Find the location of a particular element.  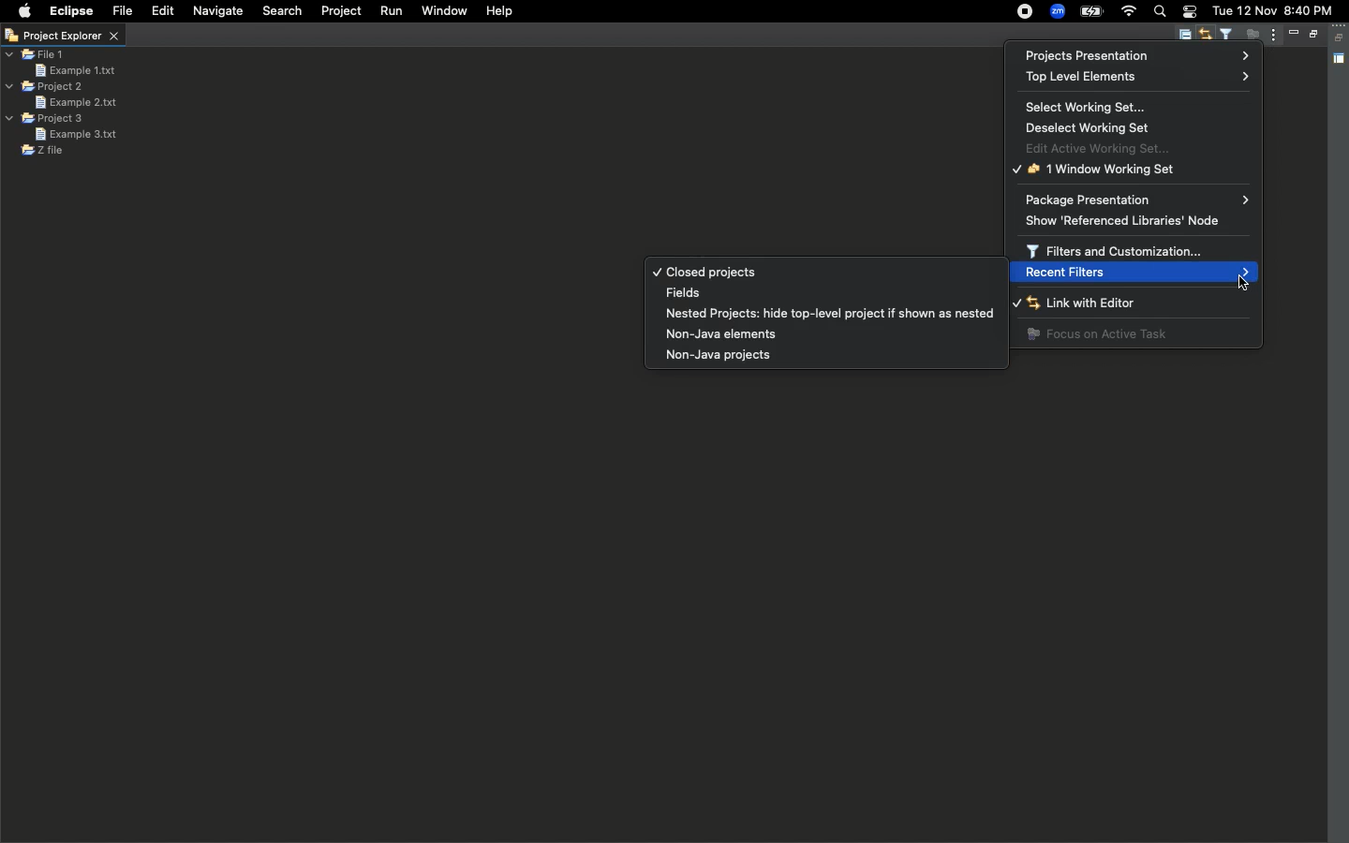

File 1 is located at coordinates (37, 55).